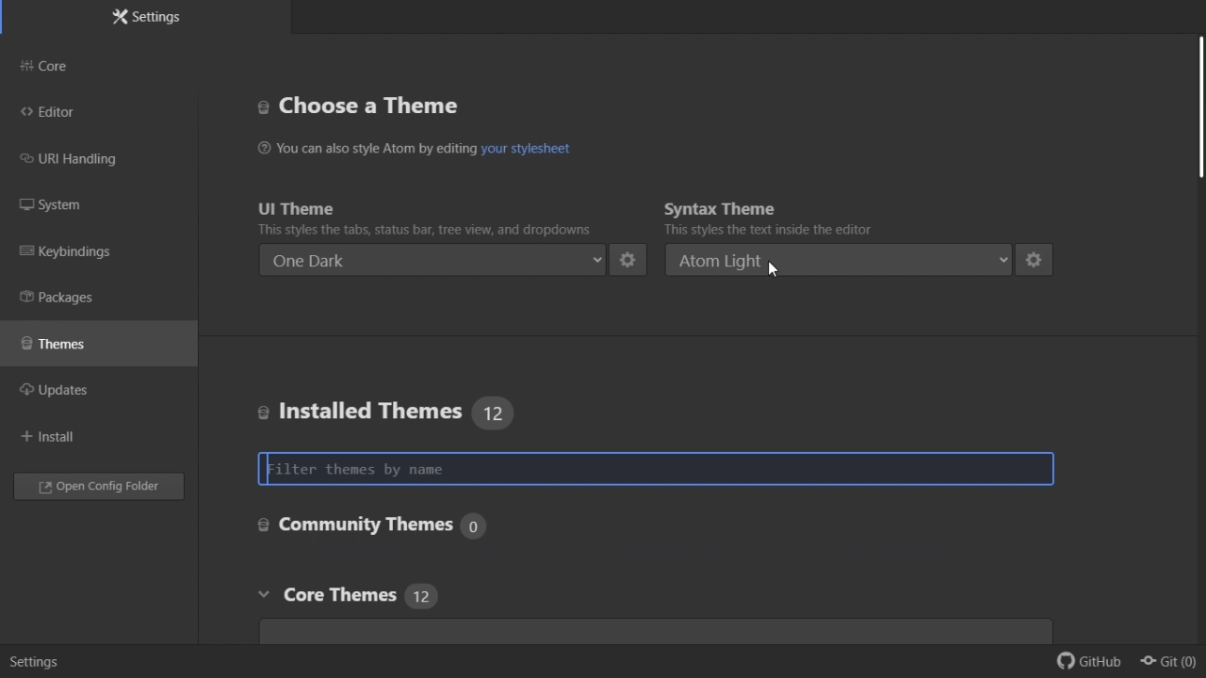  Describe the element at coordinates (432, 260) in the screenshot. I see `One dark` at that location.